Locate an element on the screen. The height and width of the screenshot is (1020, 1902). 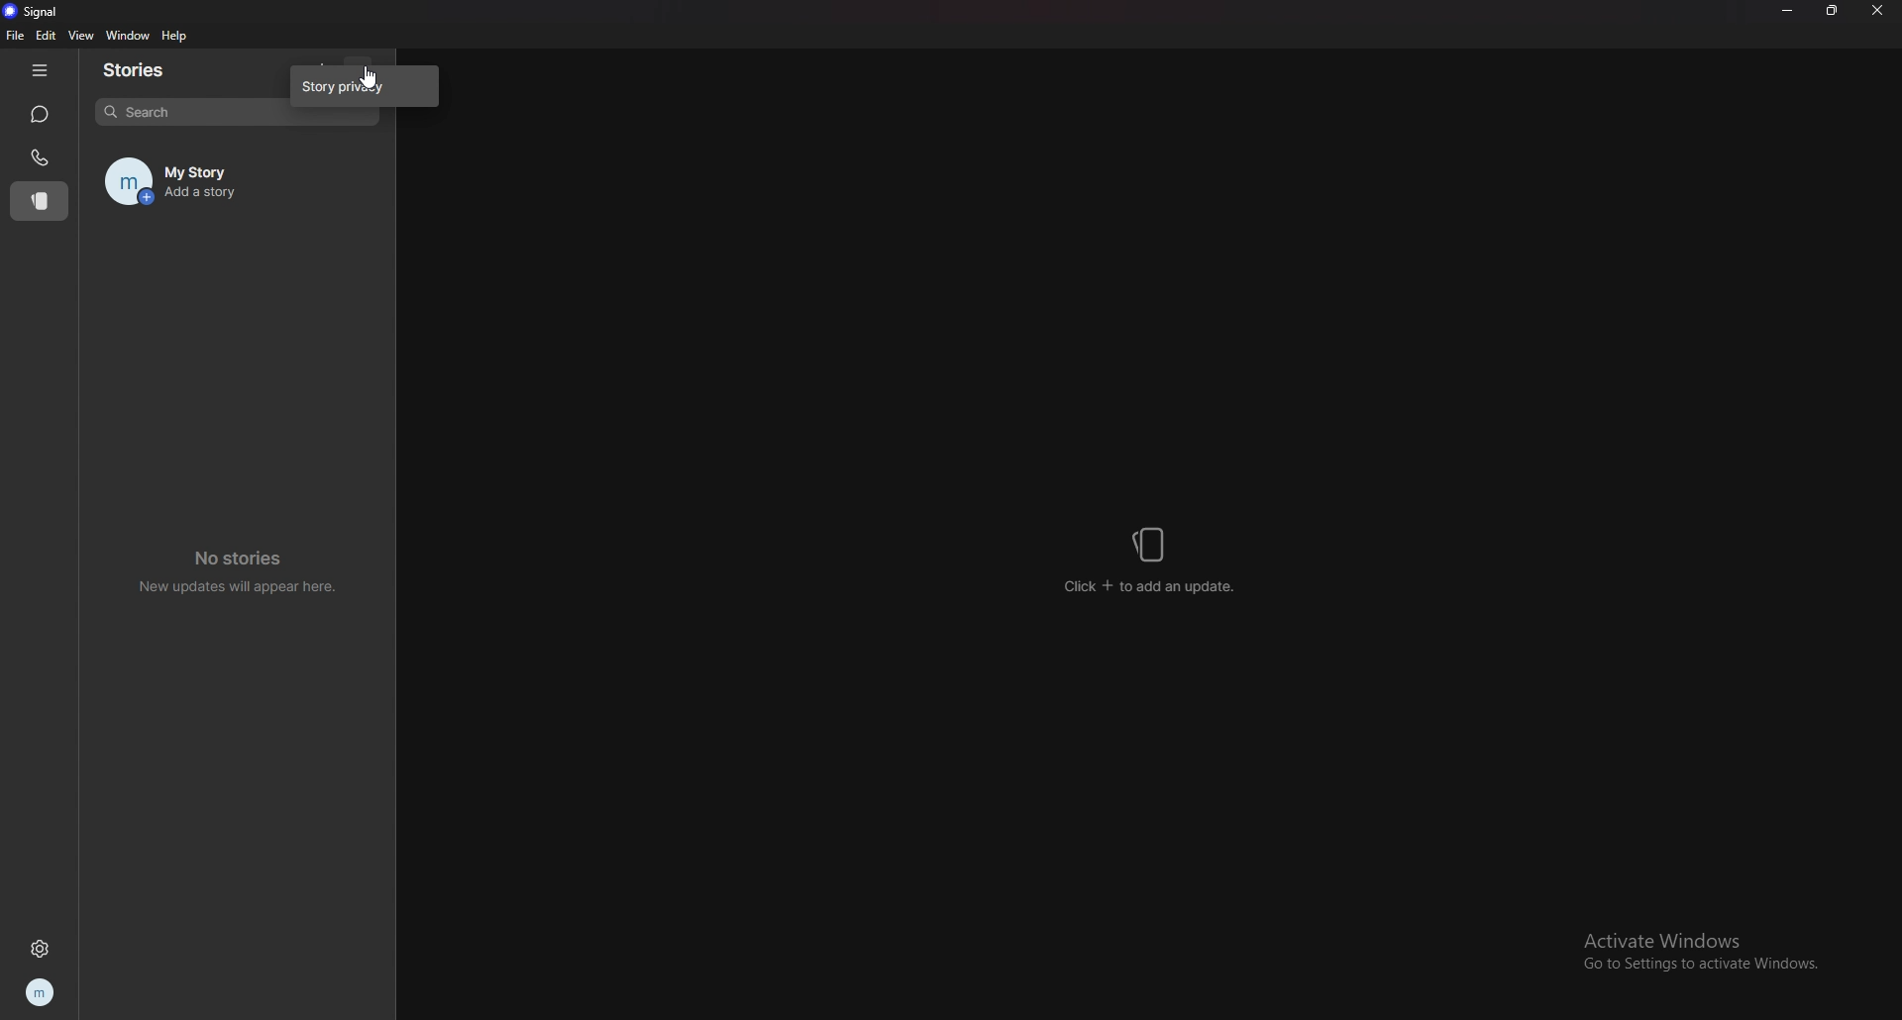
search is located at coordinates (236, 119).